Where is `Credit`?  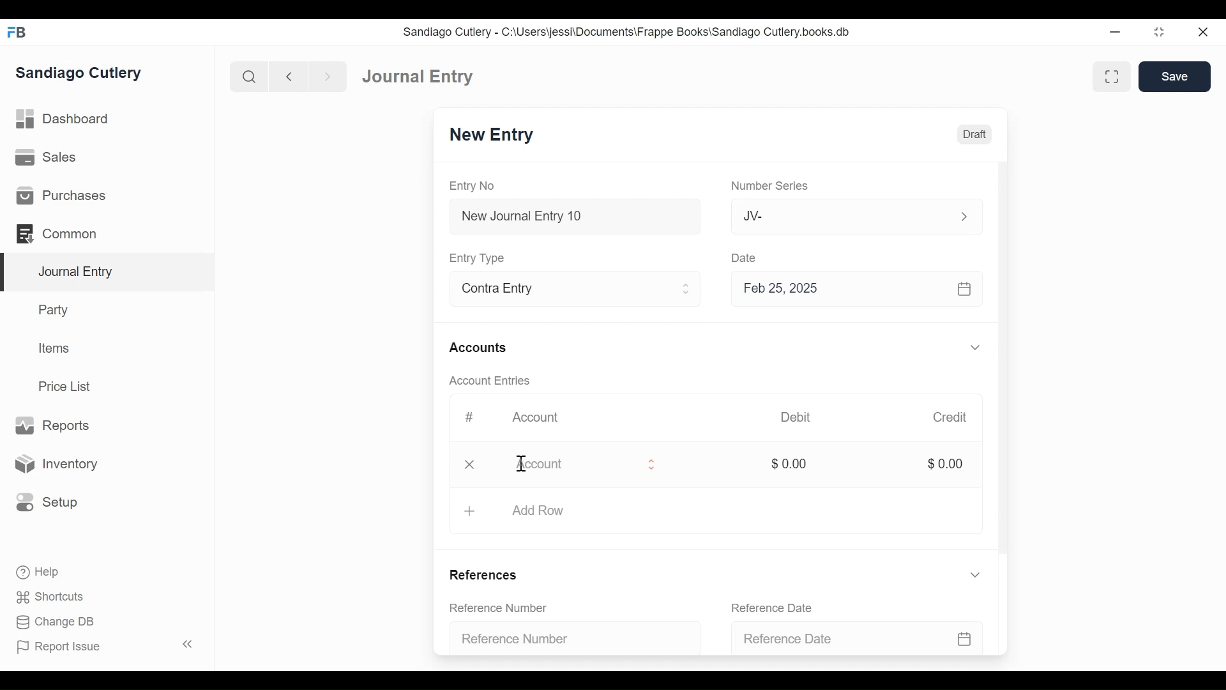 Credit is located at coordinates (953, 418).